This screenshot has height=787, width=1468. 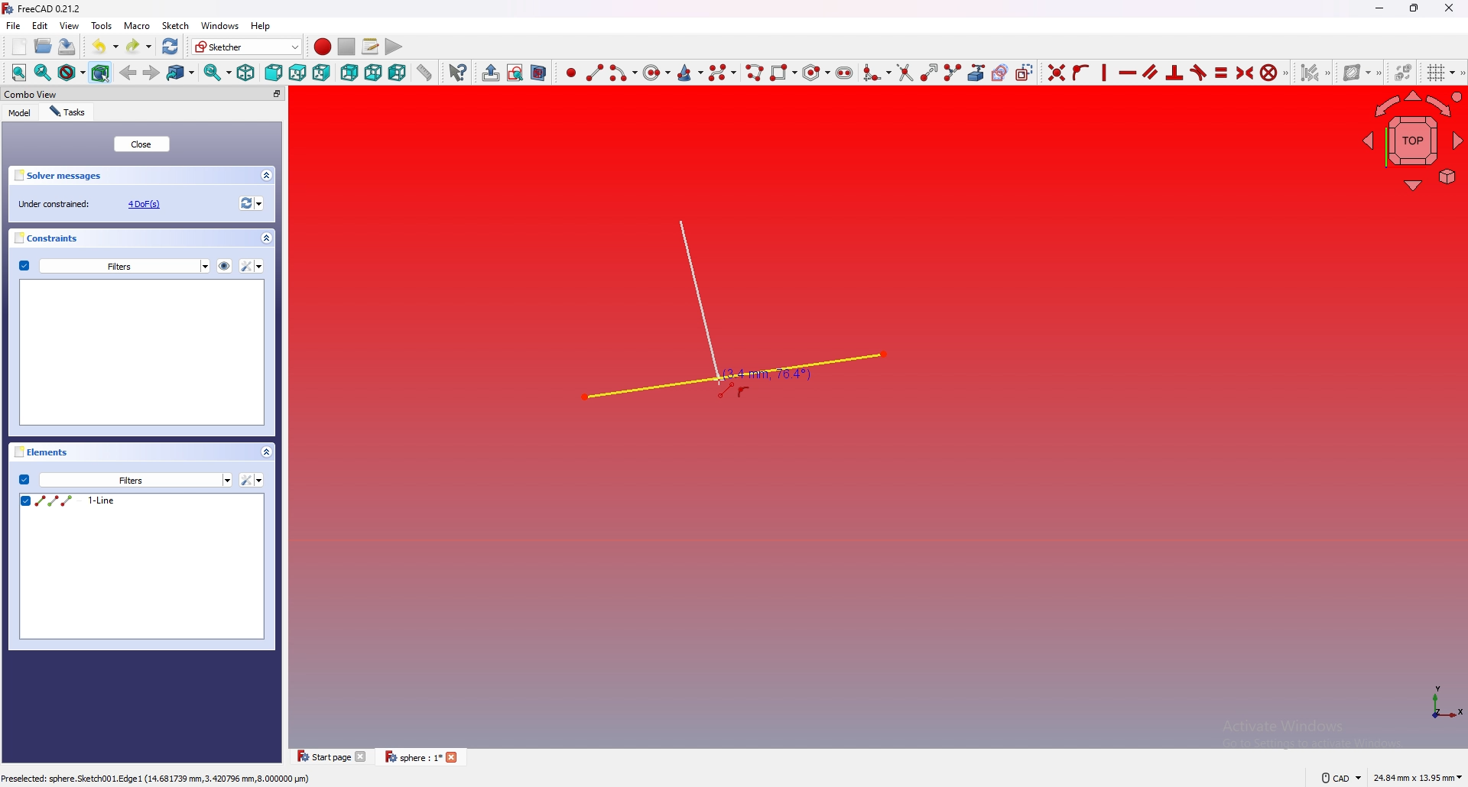 I want to click on Left, so click(x=397, y=73).